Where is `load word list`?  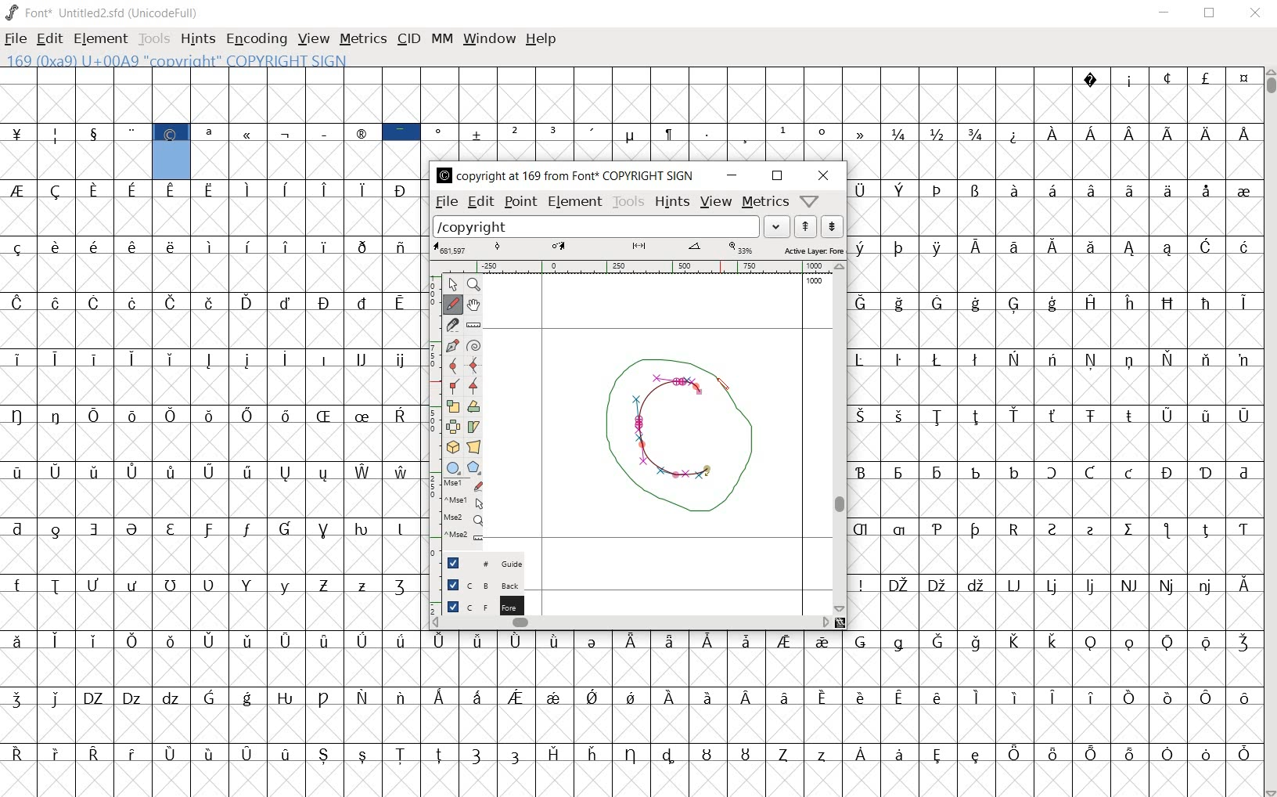
load word list is located at coordinates (610, 226).